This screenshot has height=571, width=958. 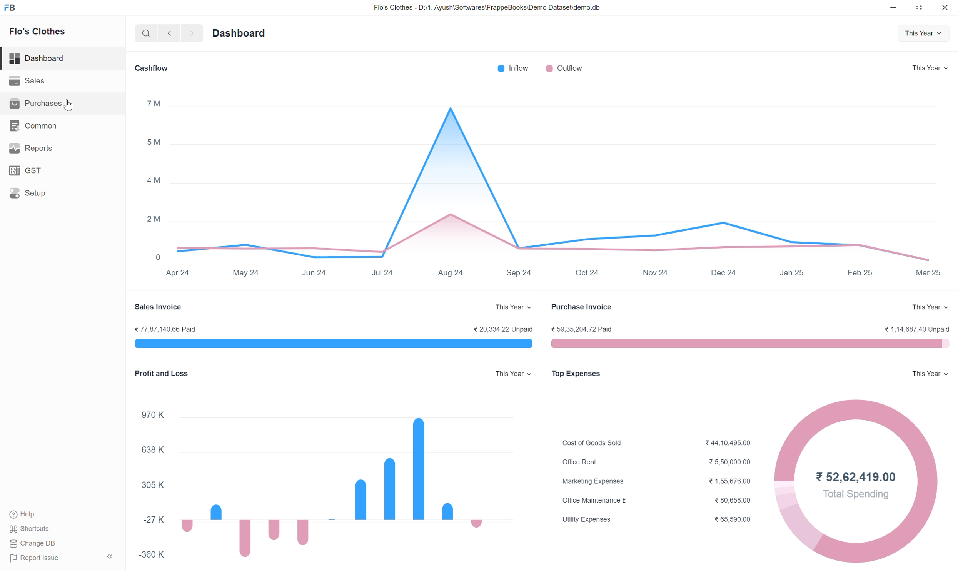 What do you see at coordinates (28, 170) in the screenshot?
I see `gst` at bounding box center [28, 170].